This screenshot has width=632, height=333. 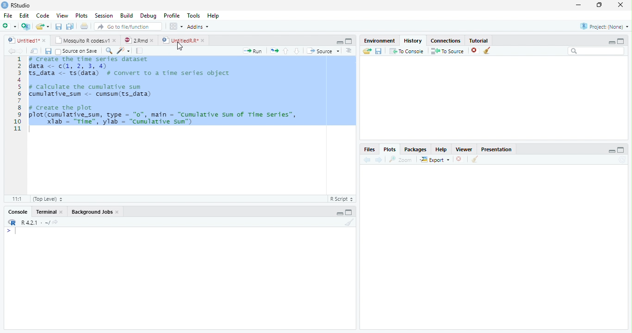 What do you see at coordinates (618, 6) in the screenshot?
I see `Close` at bounding box center [618, 6].